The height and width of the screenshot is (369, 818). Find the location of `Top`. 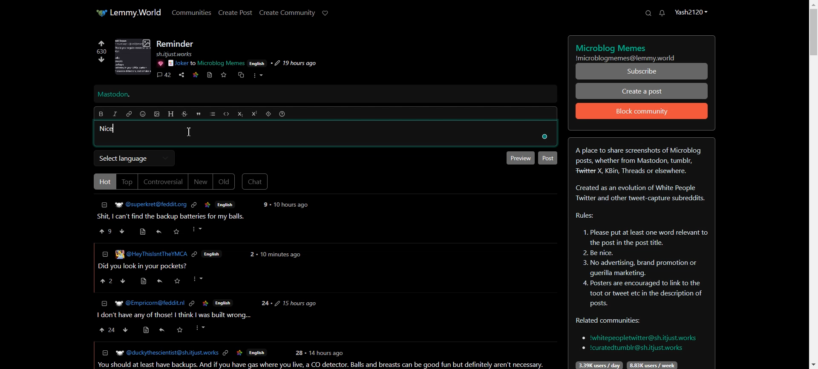

Top is located at coordinates (127, 182).